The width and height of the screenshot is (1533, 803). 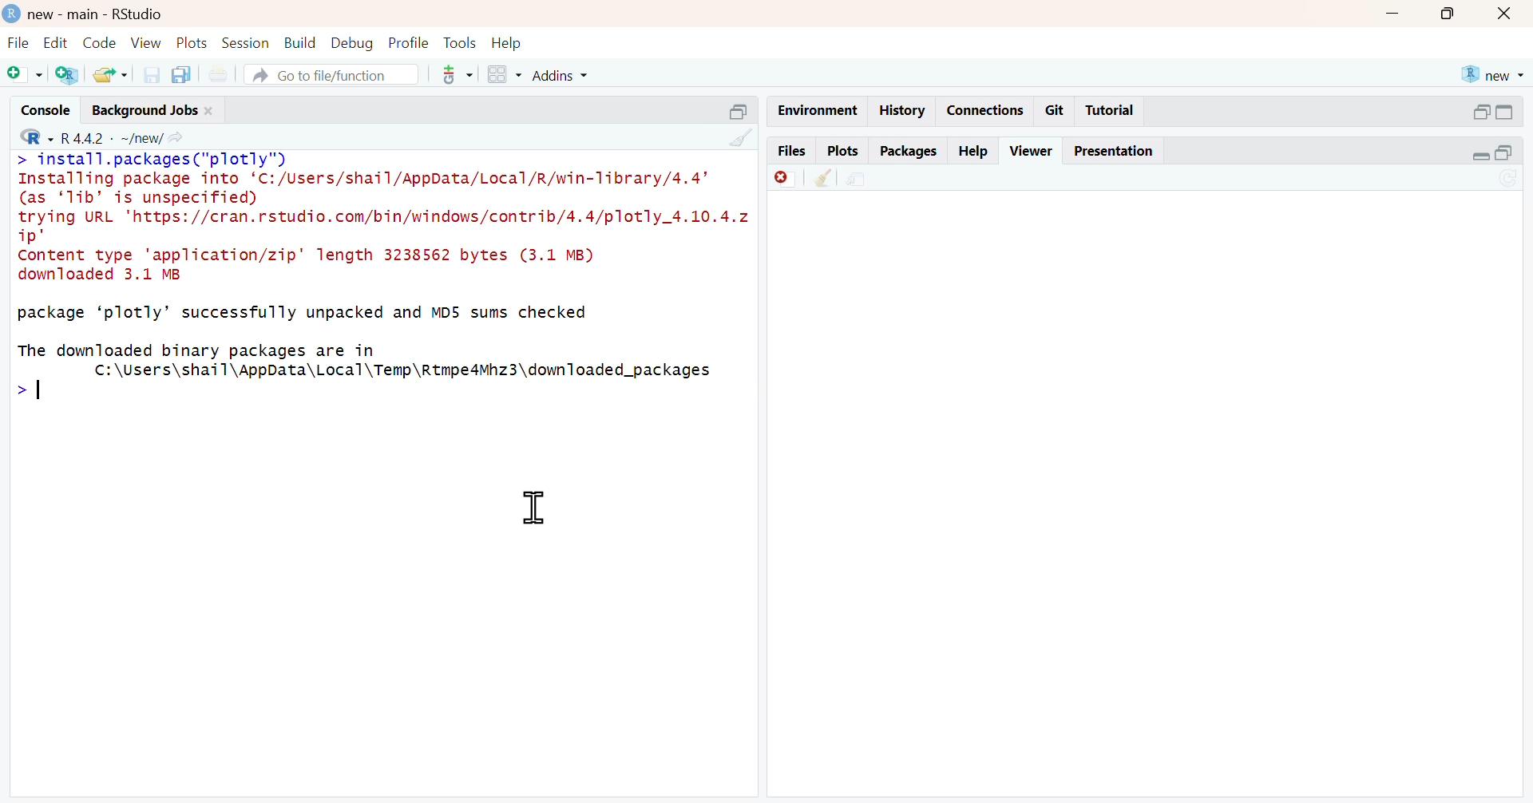 I want to click on open an existing file, so click(x=109, y=75).